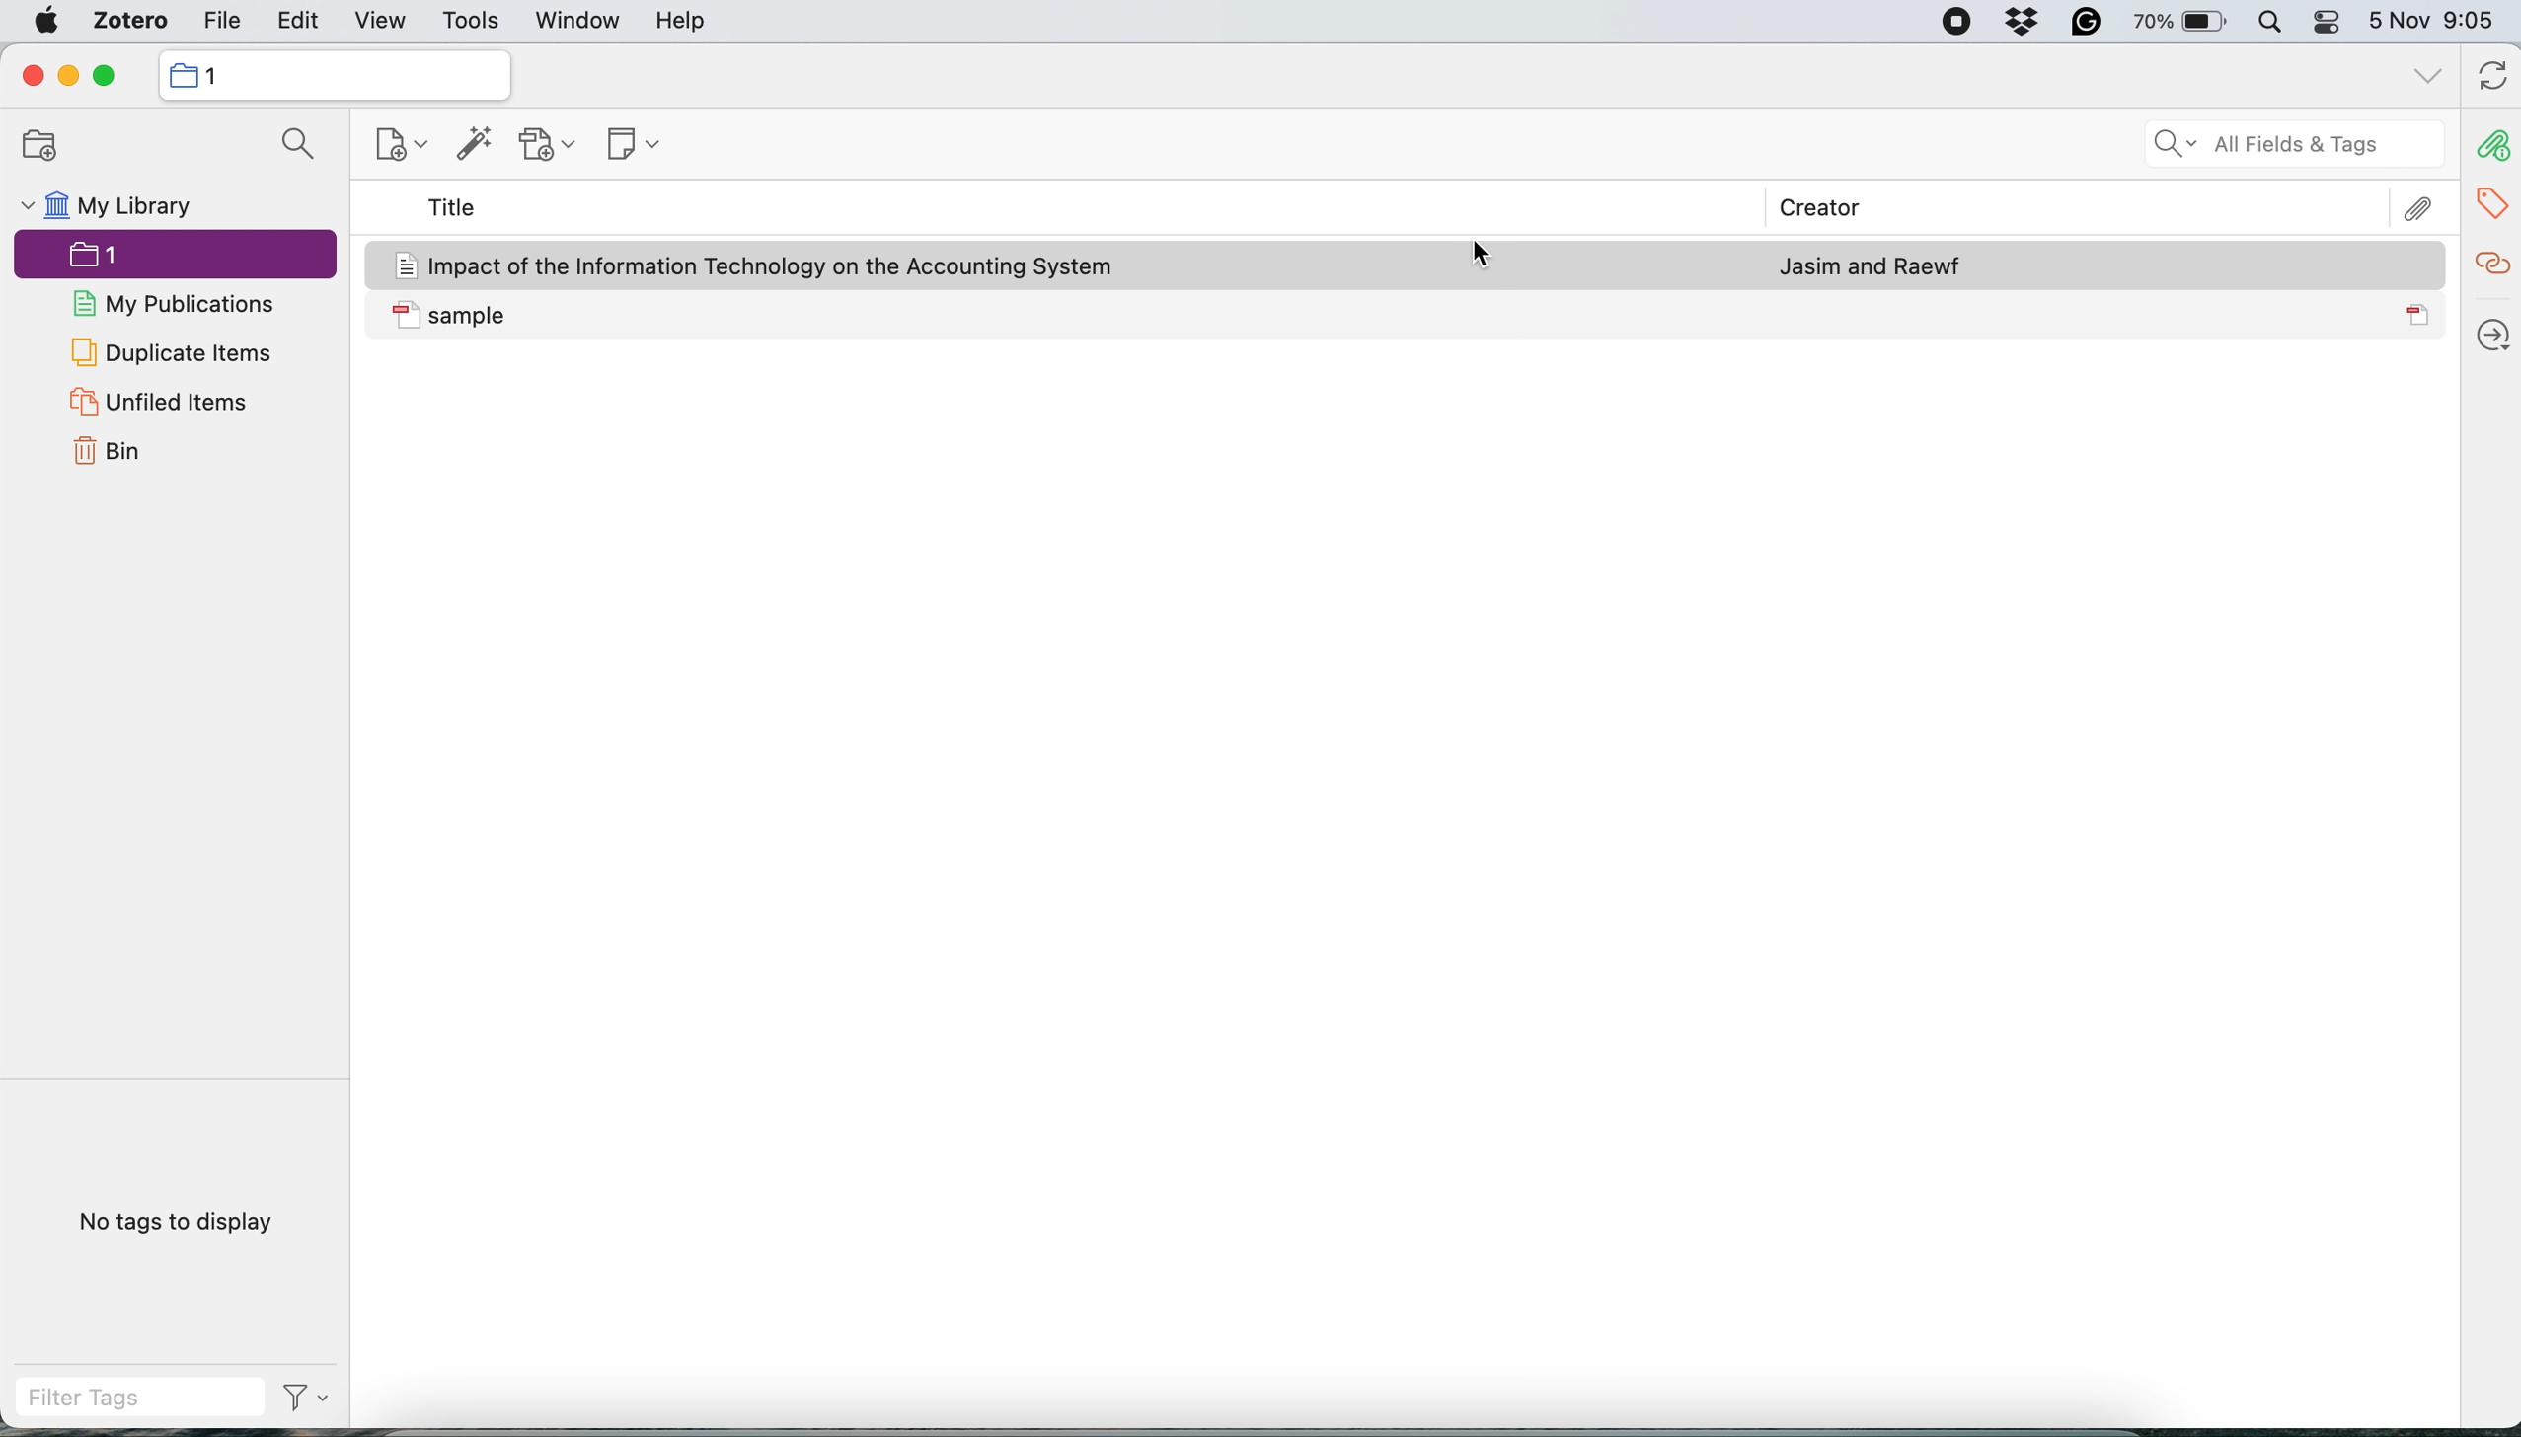 The width and height of the screenshot is (2521, 1437). Describe the element at coordinates (2025, 25) in the screenshot. I see `dropbox` at that location.